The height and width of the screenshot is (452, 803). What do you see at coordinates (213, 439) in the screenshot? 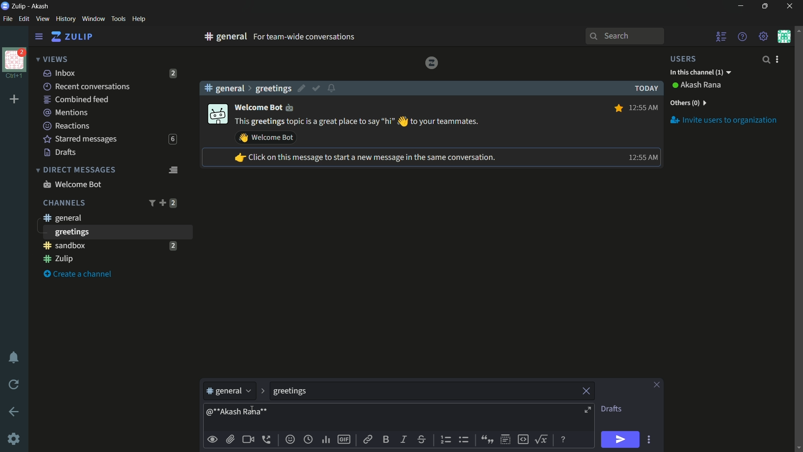
I see `` at bounding box center [213, 439].